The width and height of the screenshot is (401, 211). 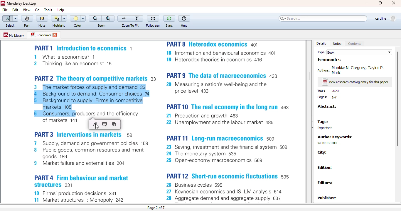 I want to click on pages: 1-7, so click(x=328, y=97).